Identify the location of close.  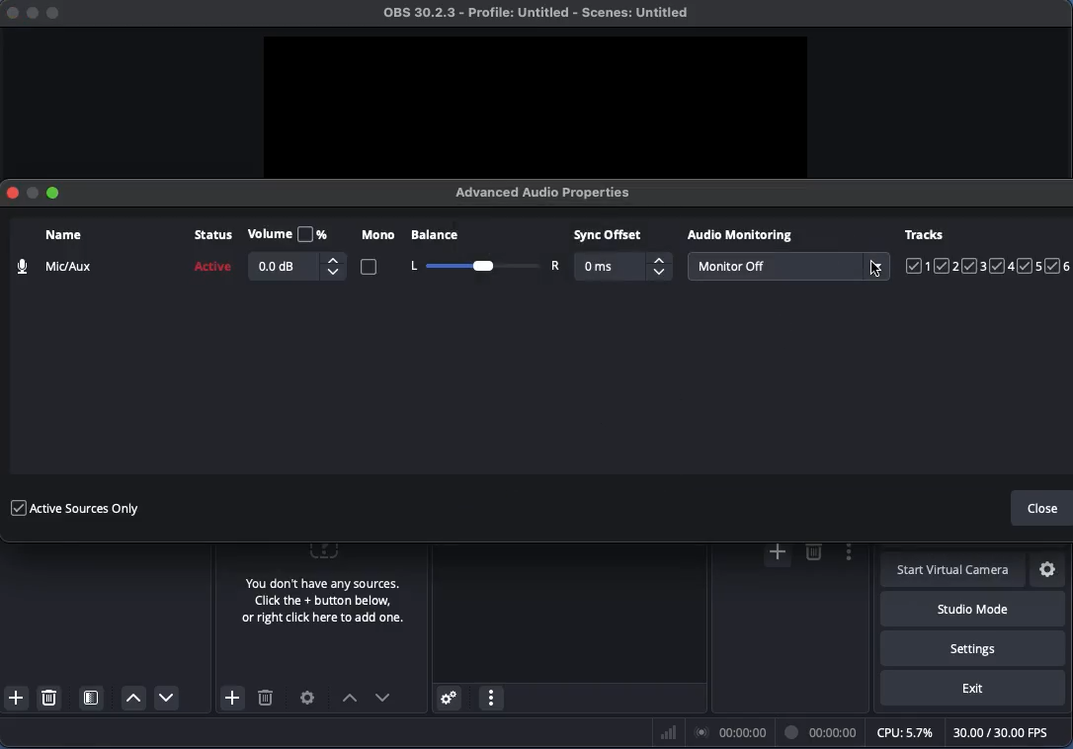
(8, 14).